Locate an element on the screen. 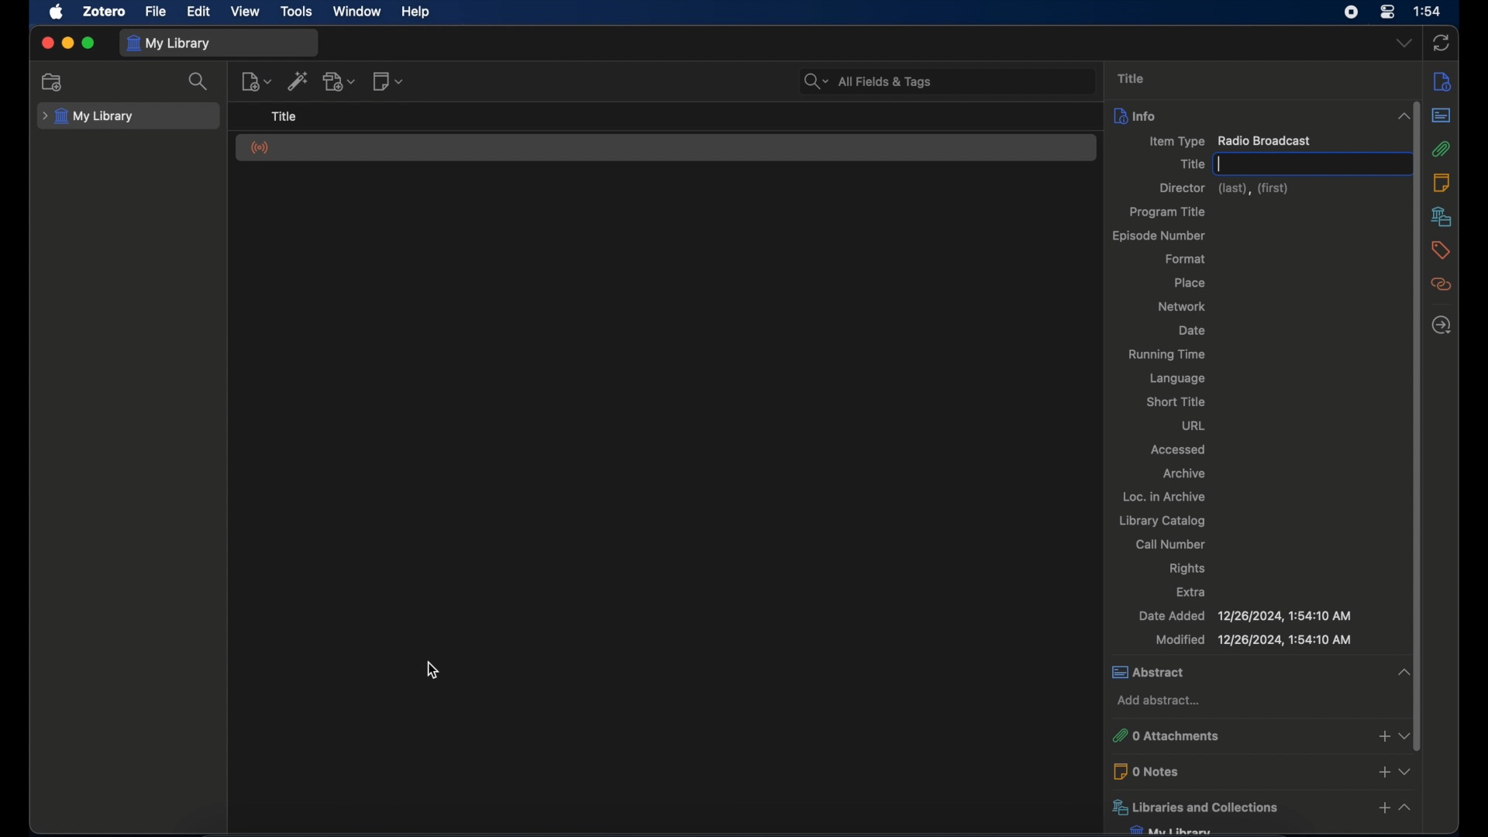 The width and height of the screenshot is (1488, 837). episode number is located at coordinates (1162, 236).